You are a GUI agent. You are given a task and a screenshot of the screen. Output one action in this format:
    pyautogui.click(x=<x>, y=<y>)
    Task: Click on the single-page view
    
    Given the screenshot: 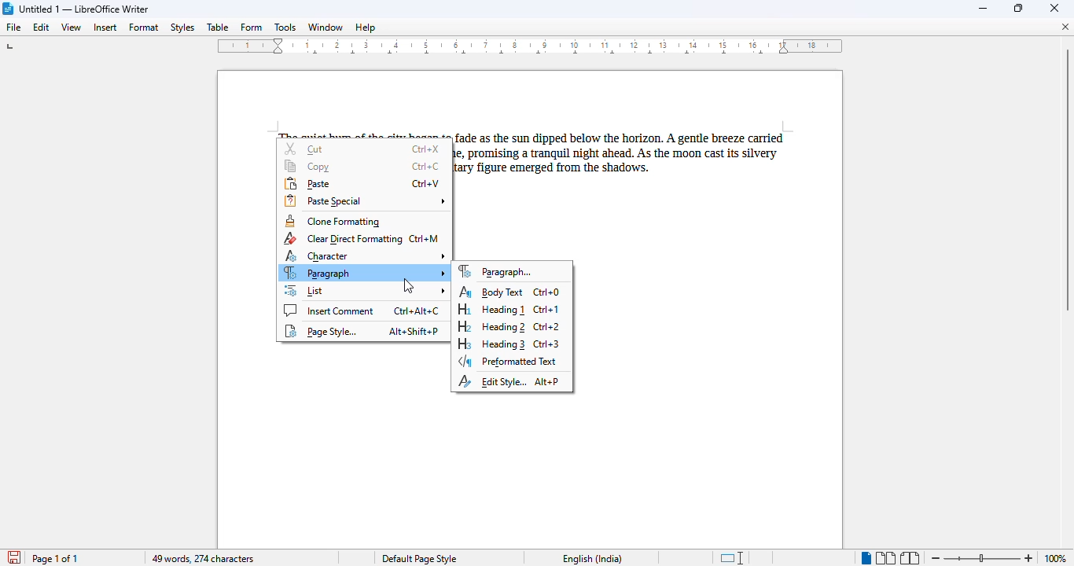 What is the action you would take?
    pyautogui.click(x=865, y=558)
    